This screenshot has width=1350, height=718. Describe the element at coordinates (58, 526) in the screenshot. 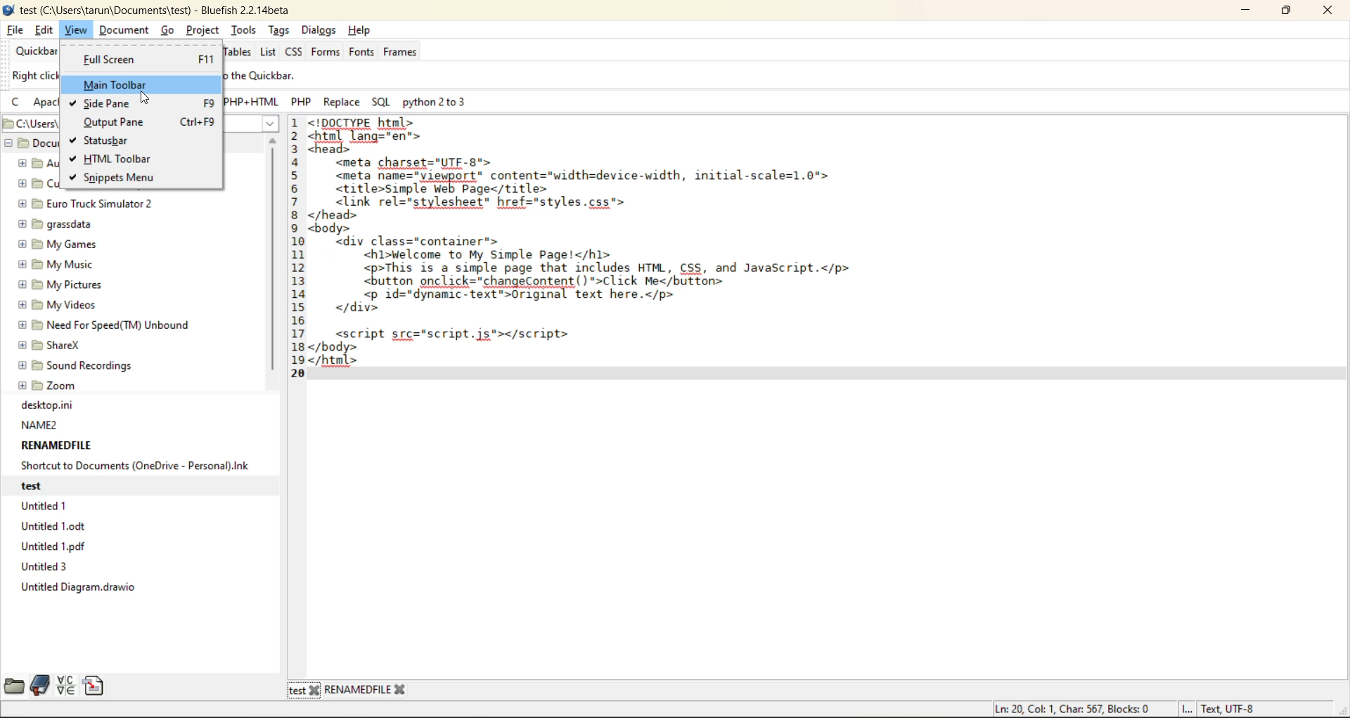

I see `Untitled 1.0dt` at that location.